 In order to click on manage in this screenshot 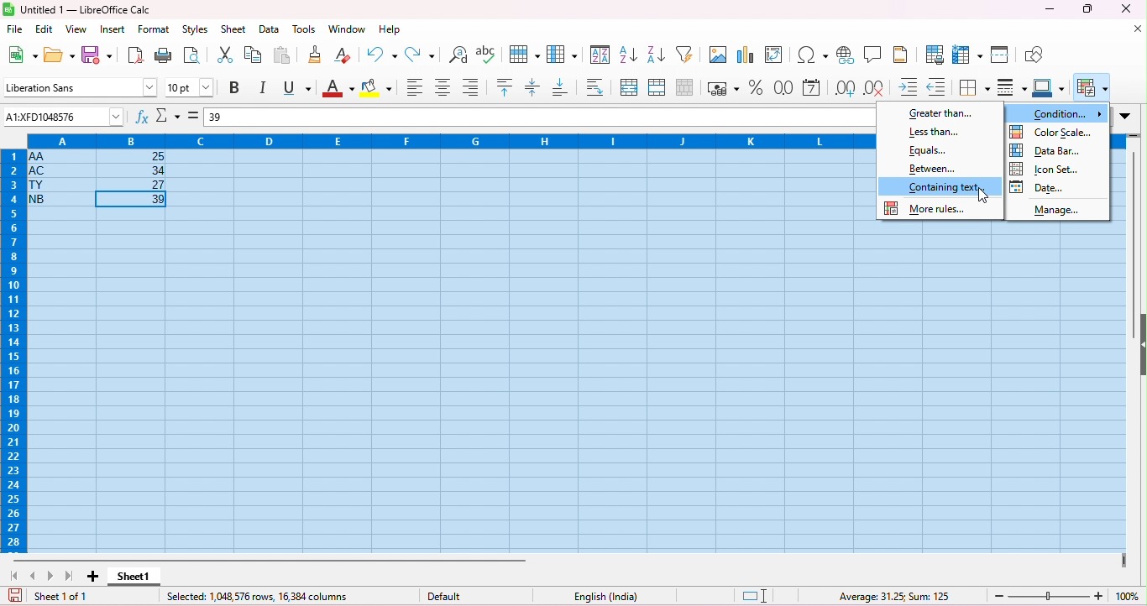, I will do `click(1060, 209)`.